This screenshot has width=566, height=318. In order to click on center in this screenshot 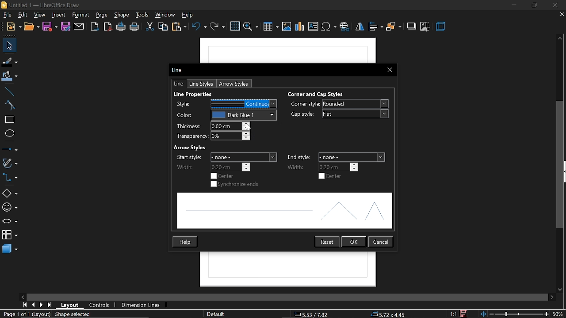, I will do `click(223, 176)`.